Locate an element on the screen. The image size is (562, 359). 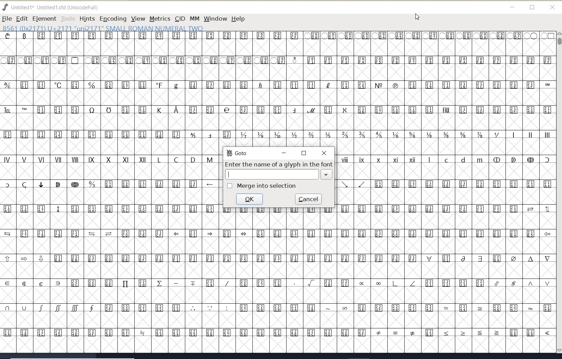
HINTS is located at coordinates (87, 19).